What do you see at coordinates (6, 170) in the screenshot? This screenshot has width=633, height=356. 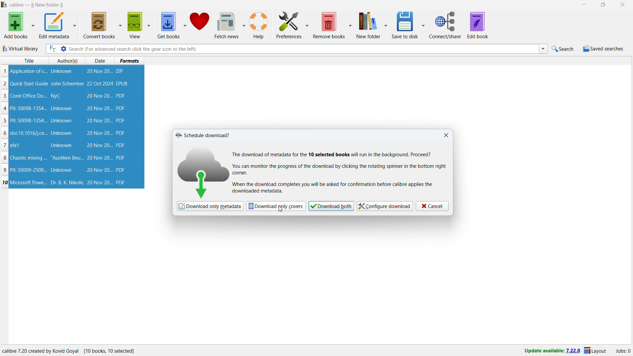 I see `9` at bounding box center [6, 170].